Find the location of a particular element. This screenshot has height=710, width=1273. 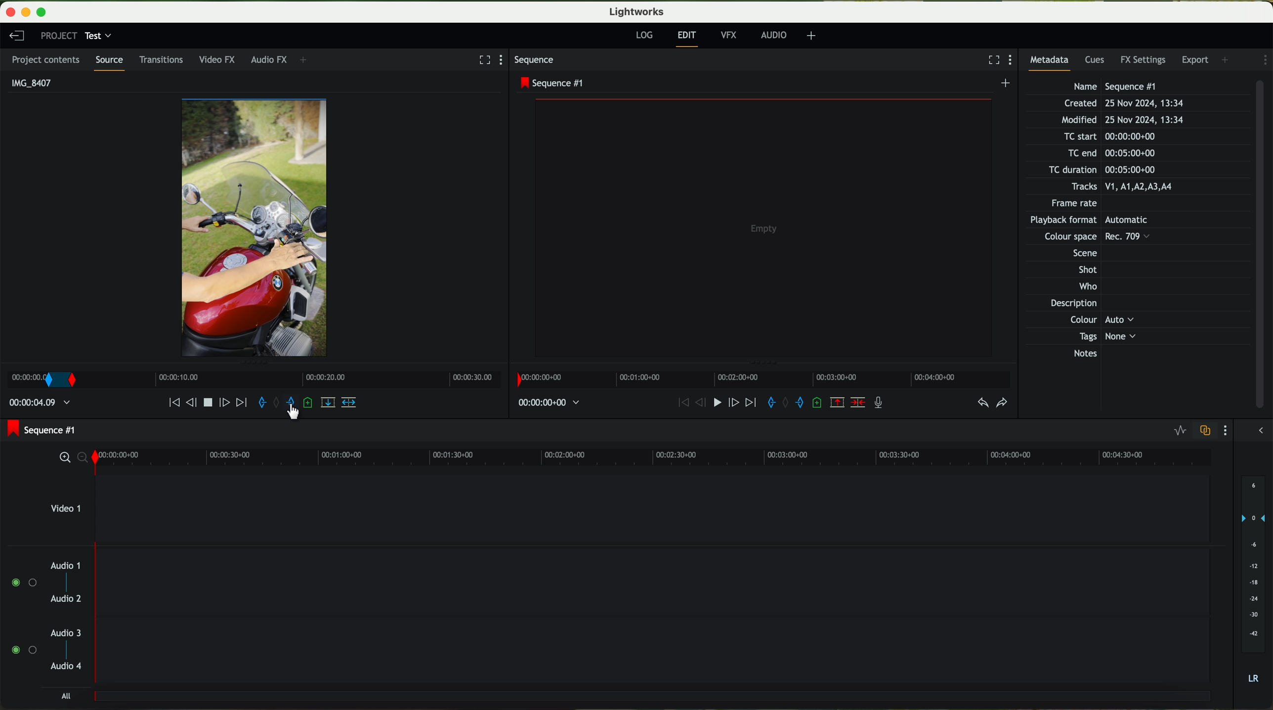

Description is located at coordinates (1085, 304).